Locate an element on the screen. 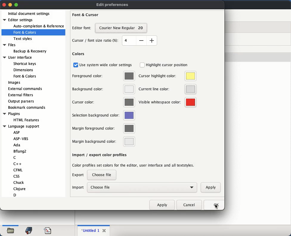 The width and height of the screenshot is (291, 236). Backup & Recovery is located at coordinates (30, 51).